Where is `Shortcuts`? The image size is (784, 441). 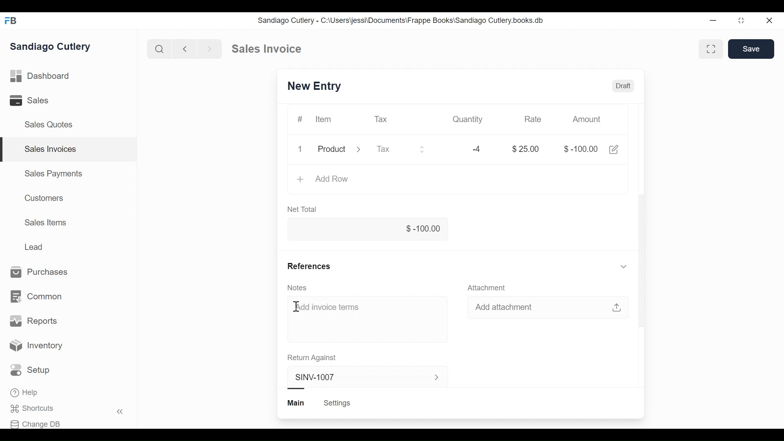 Shortcuts is located at coordinates (31, 408).